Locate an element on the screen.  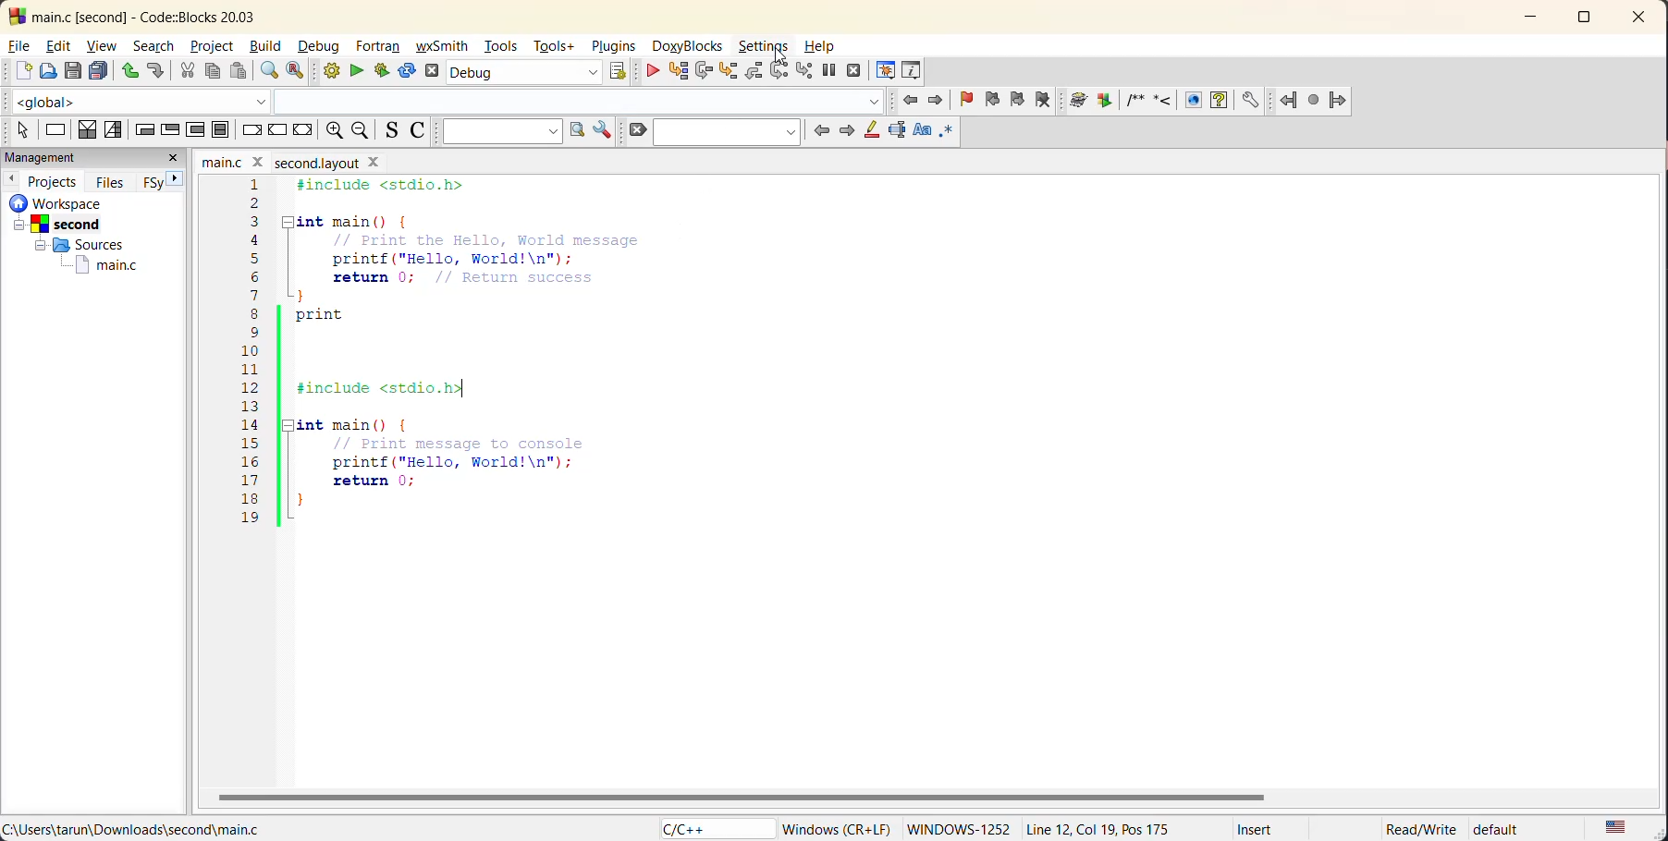
cut is located at coordinates (184, 70).